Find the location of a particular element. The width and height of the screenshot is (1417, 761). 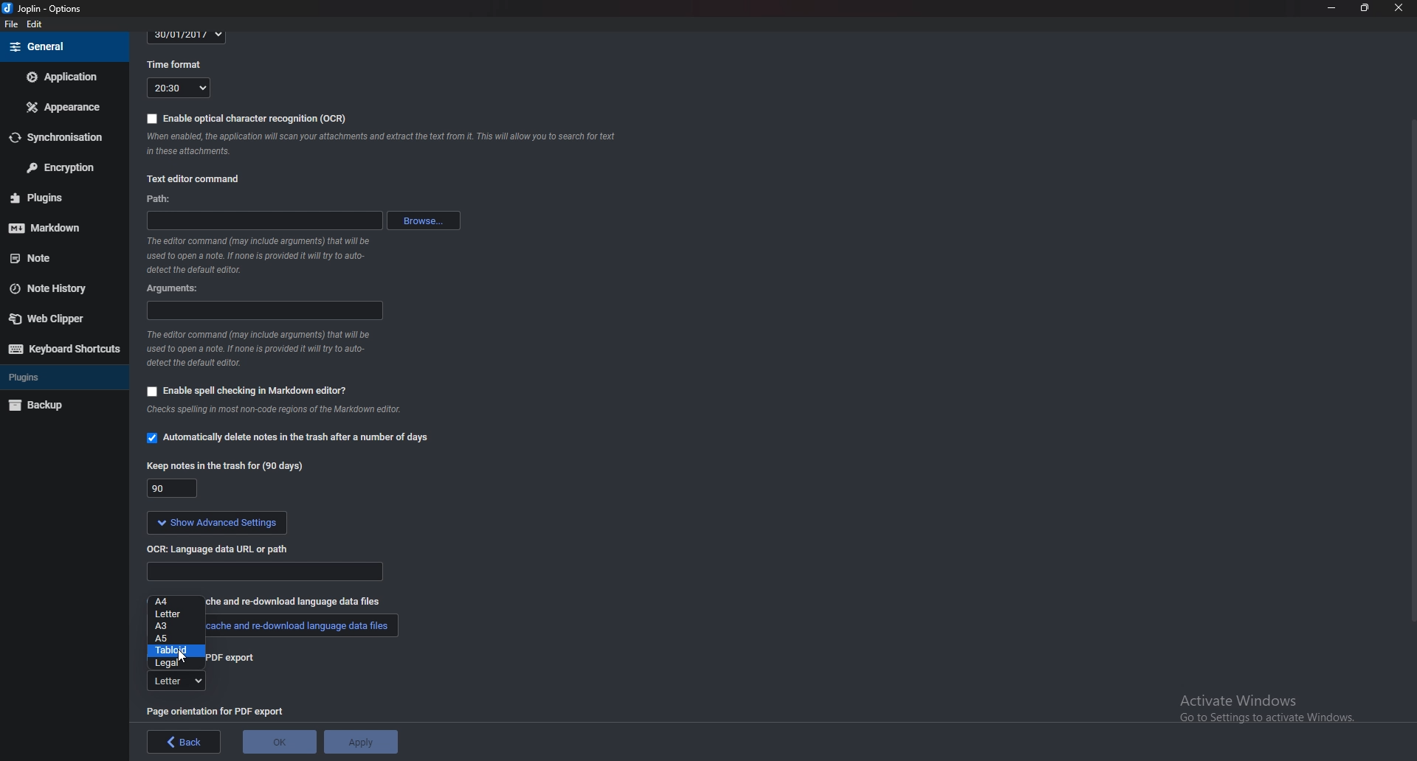

A3 is located at coordinates (173, 625).